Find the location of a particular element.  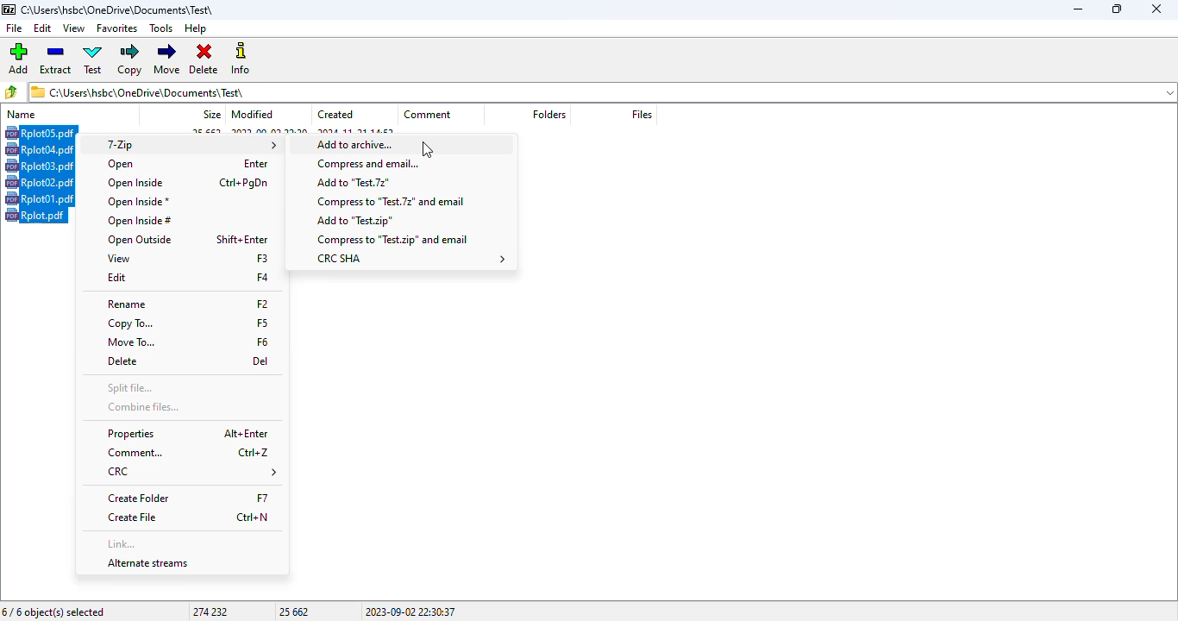

current folder is located at coordinates (602, 91).